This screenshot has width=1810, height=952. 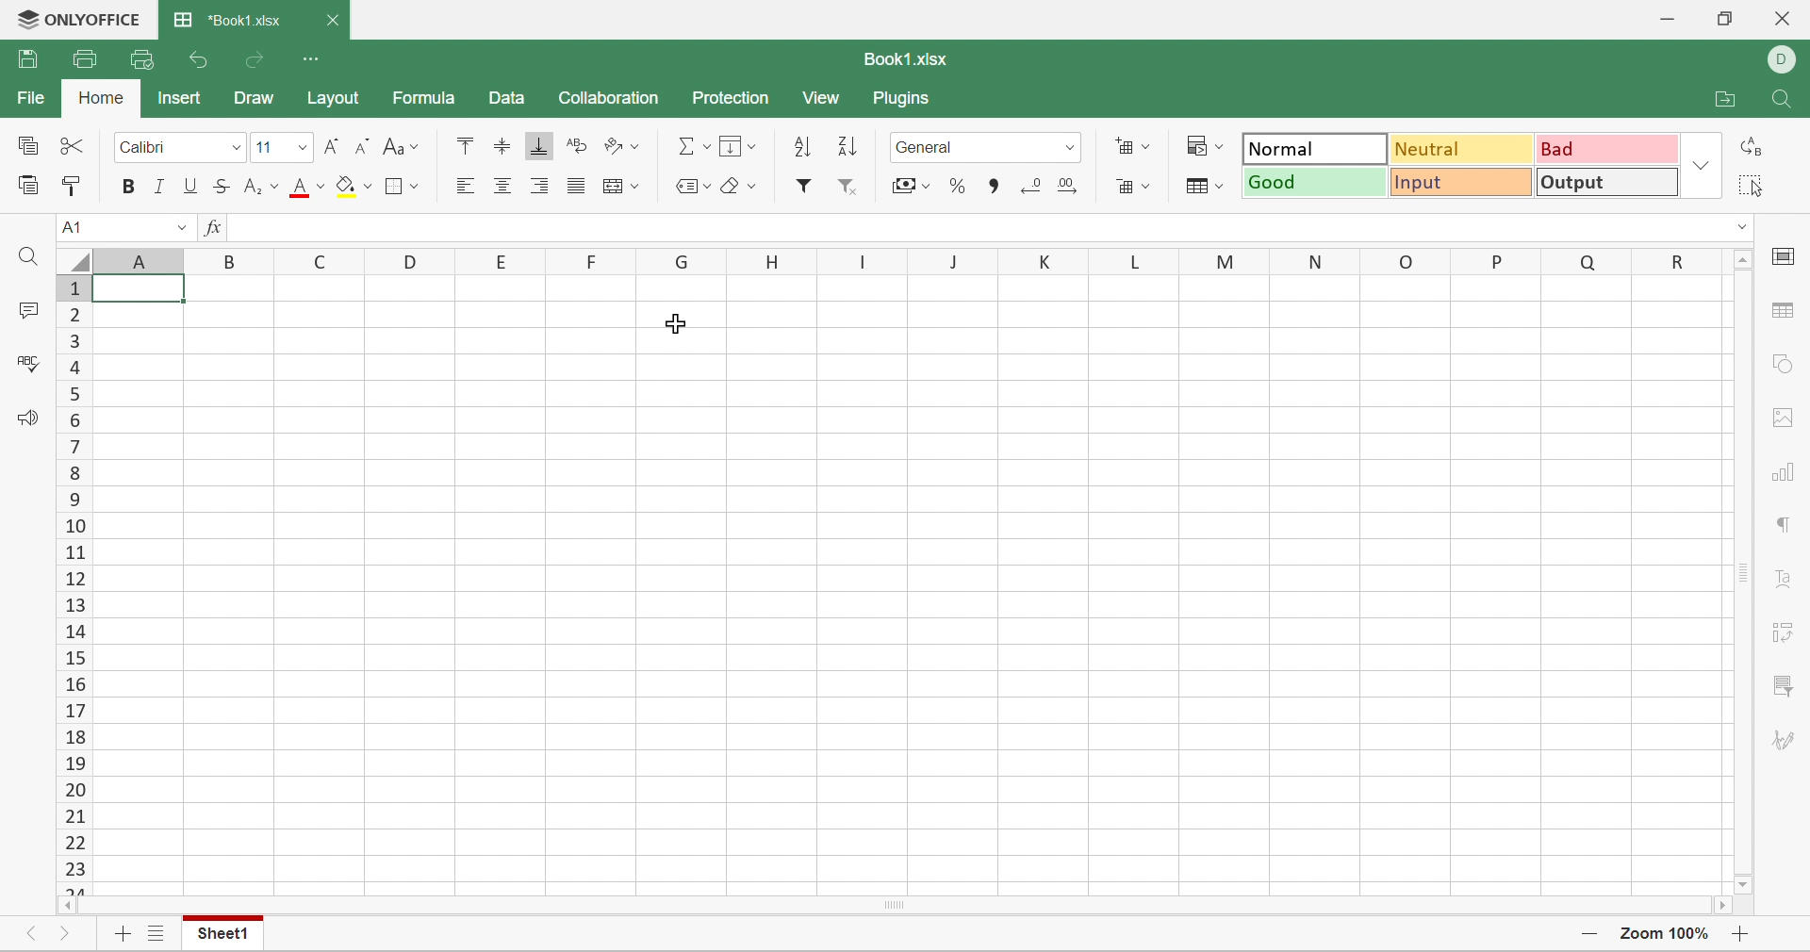 What do you see at coordinates (27, 185) in the screenshot?
I see `Paste` at bounding box center [27, 185].